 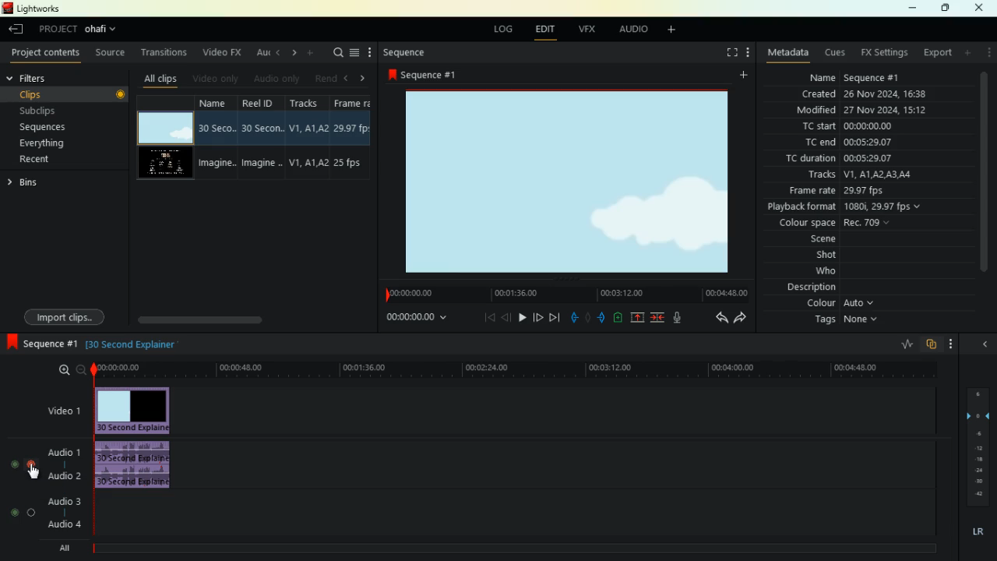 What do you see at coordinates (831, 271) in the screenshot?
I see `who` at bounding box center [831, 271].